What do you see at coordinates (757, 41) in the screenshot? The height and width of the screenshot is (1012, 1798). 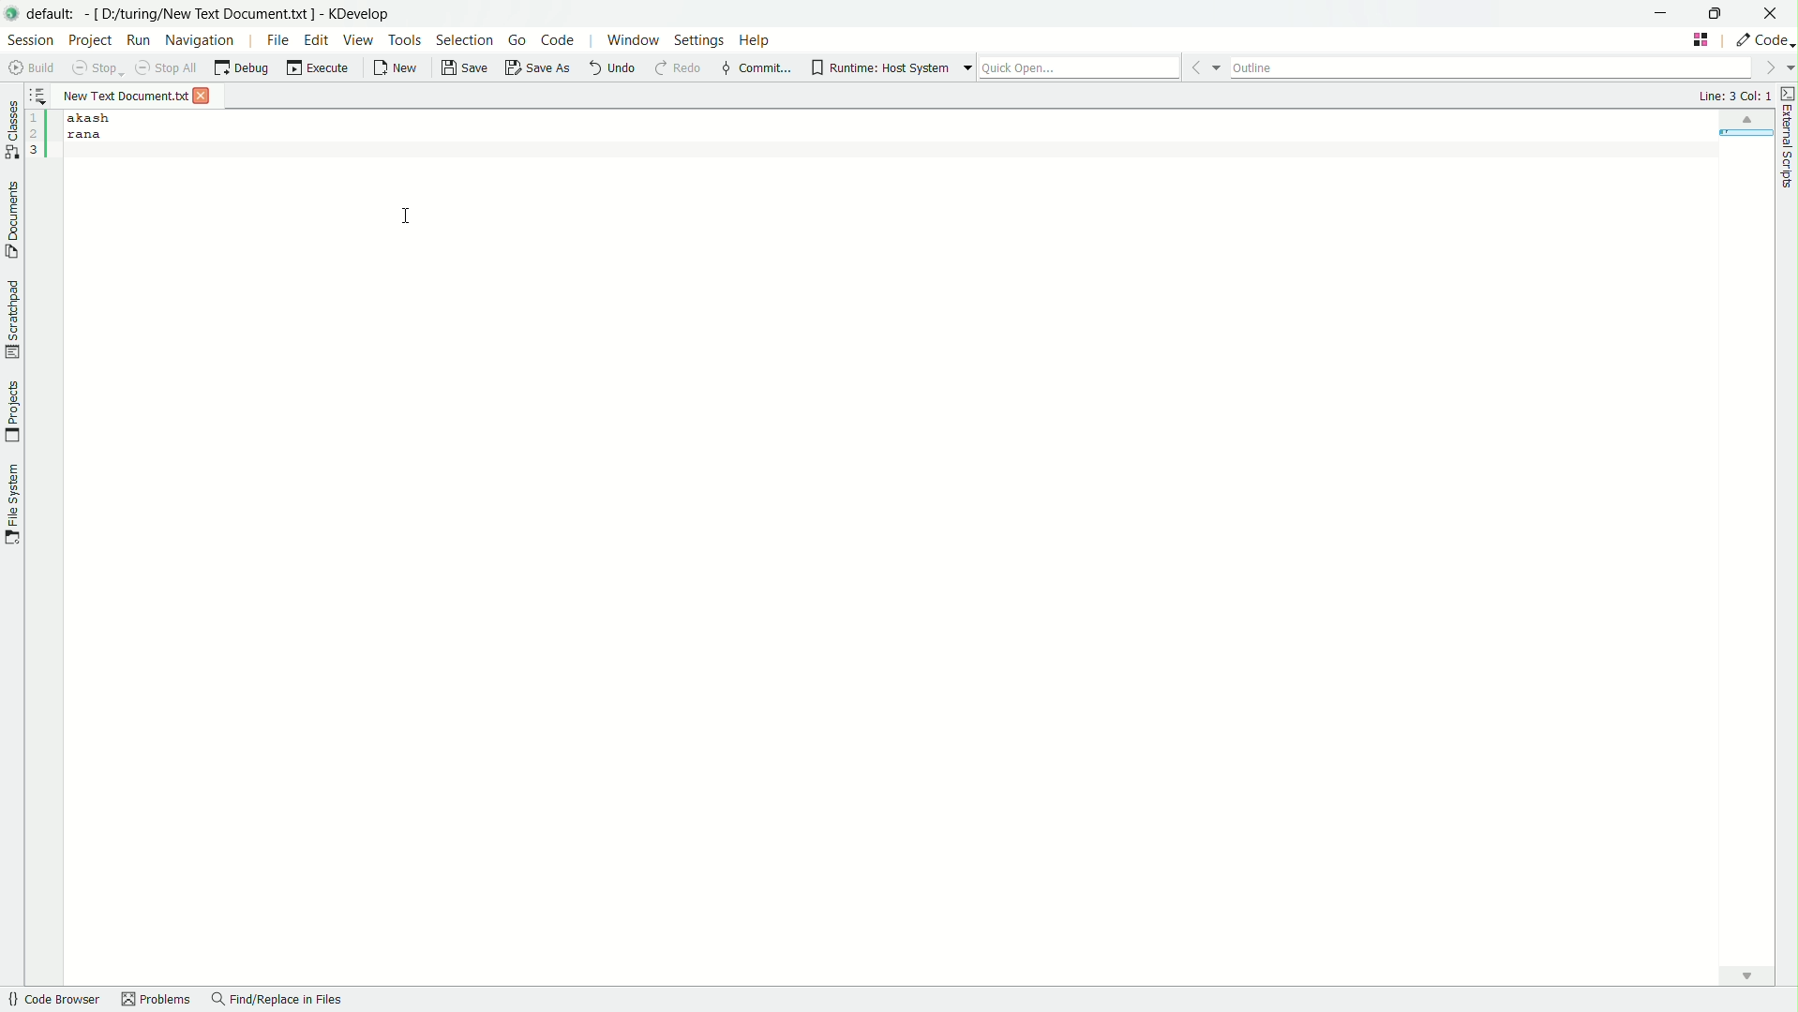 I see `help menu` at bounding box center [757, 41].